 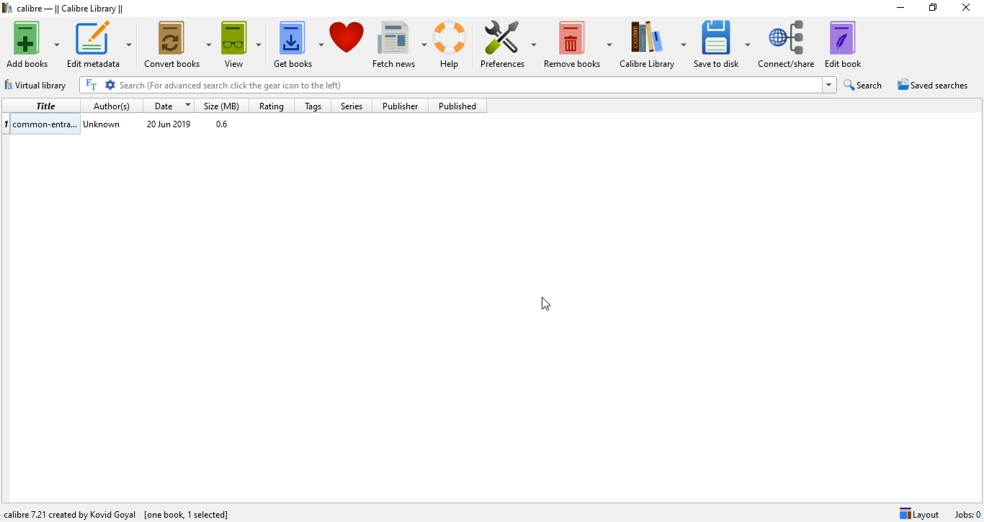 What do you see at coordinates (297, 42) in the screenshot?
I see `Get books` at bounding box center [297, 42].